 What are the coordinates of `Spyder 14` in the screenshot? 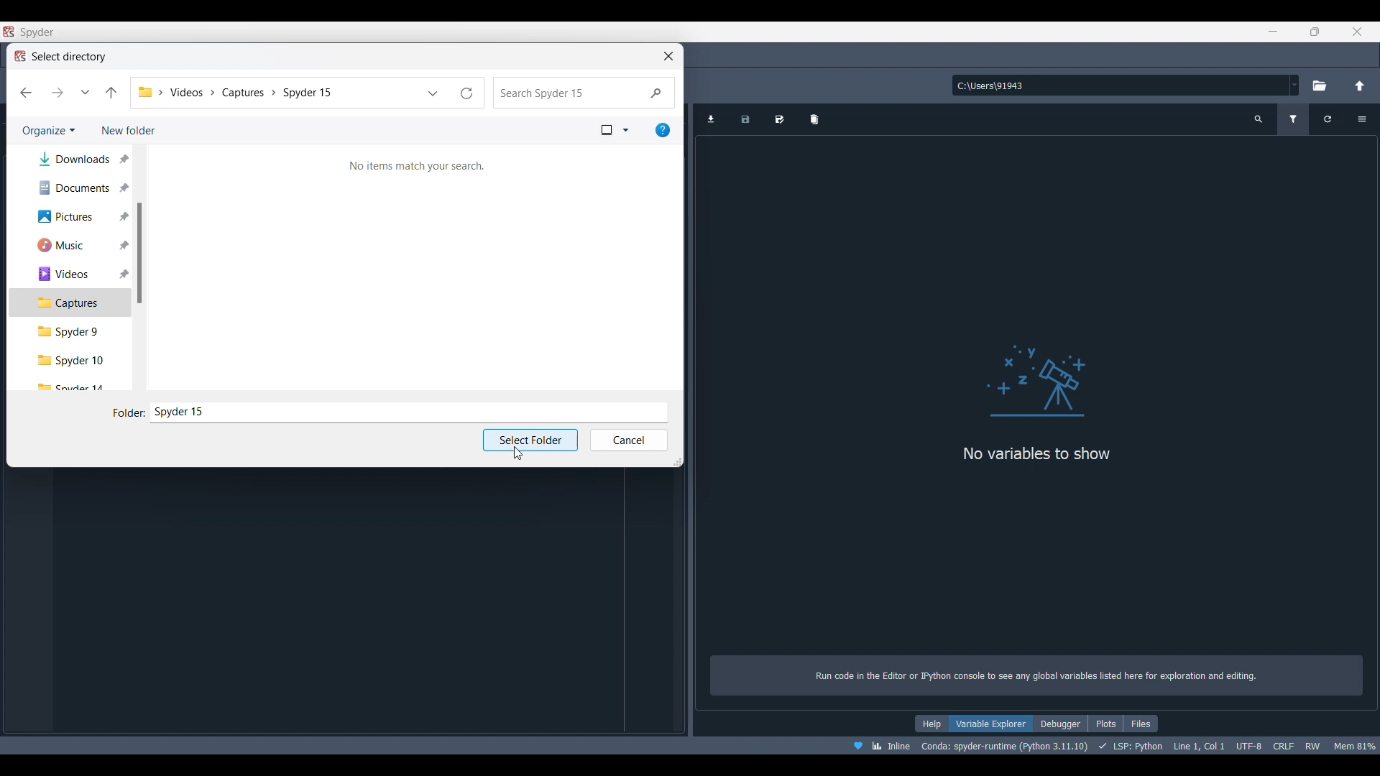 It's located at (73, 386).